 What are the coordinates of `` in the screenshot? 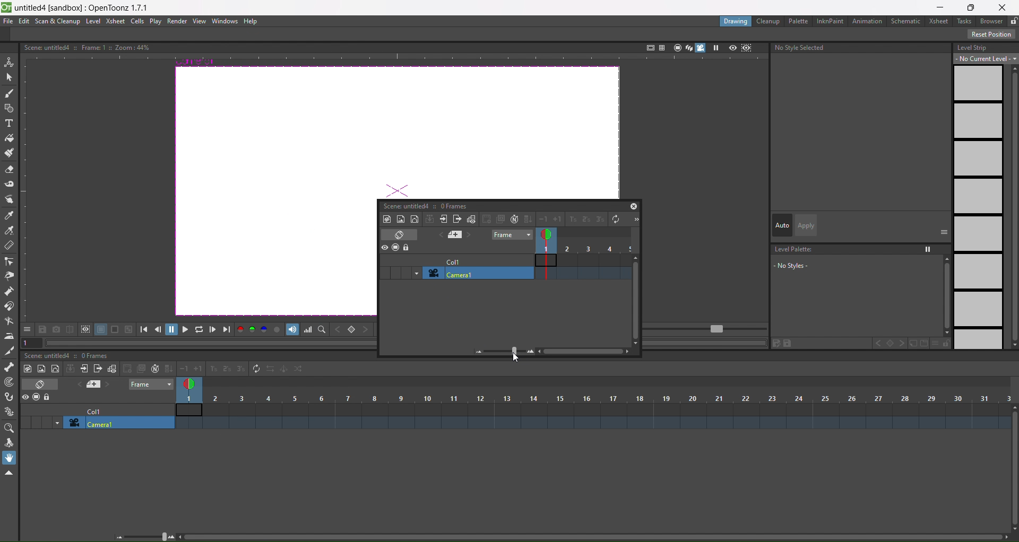 It's located at (501, 219).